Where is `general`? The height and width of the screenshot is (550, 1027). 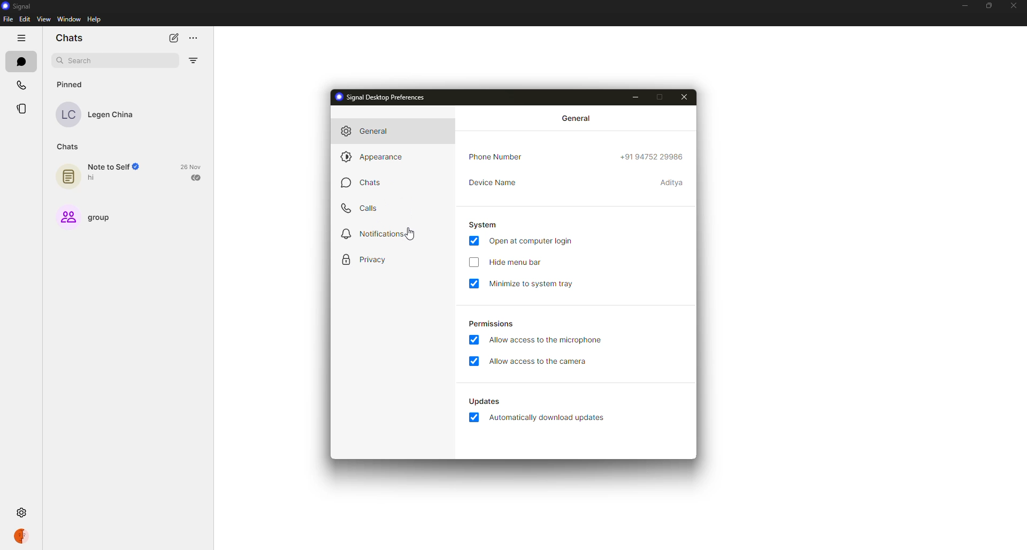
general is located at coordinates (574, 118).